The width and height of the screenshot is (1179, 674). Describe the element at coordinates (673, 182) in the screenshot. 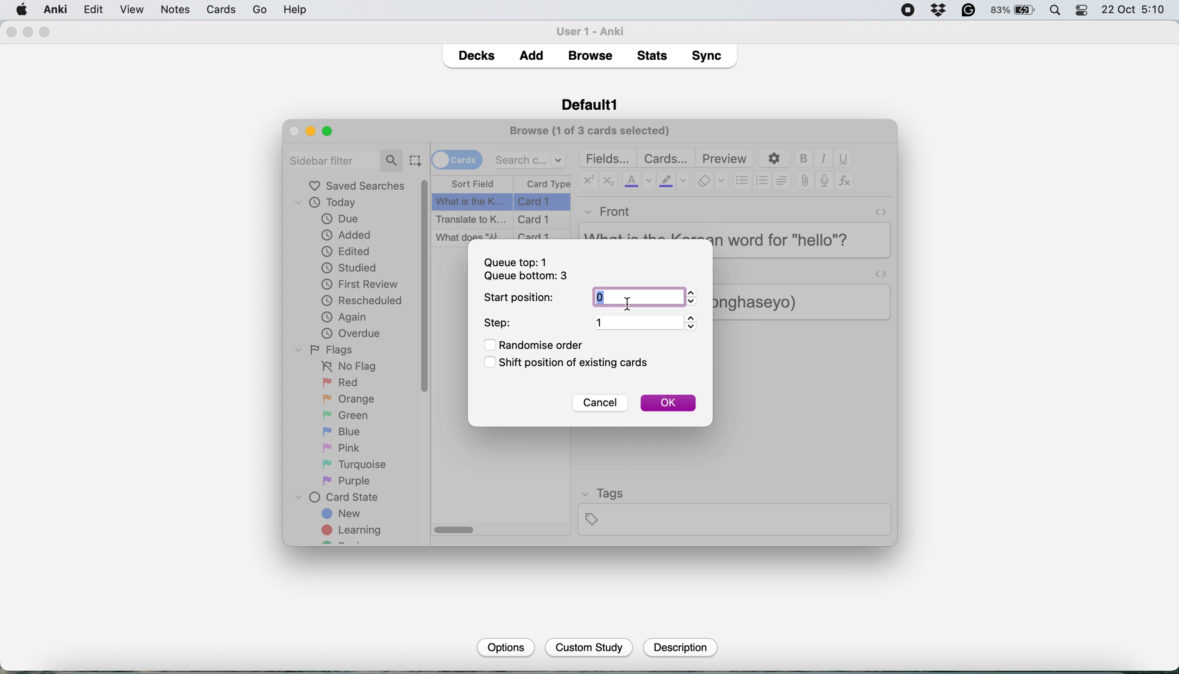

I see `highlight color` at that location.